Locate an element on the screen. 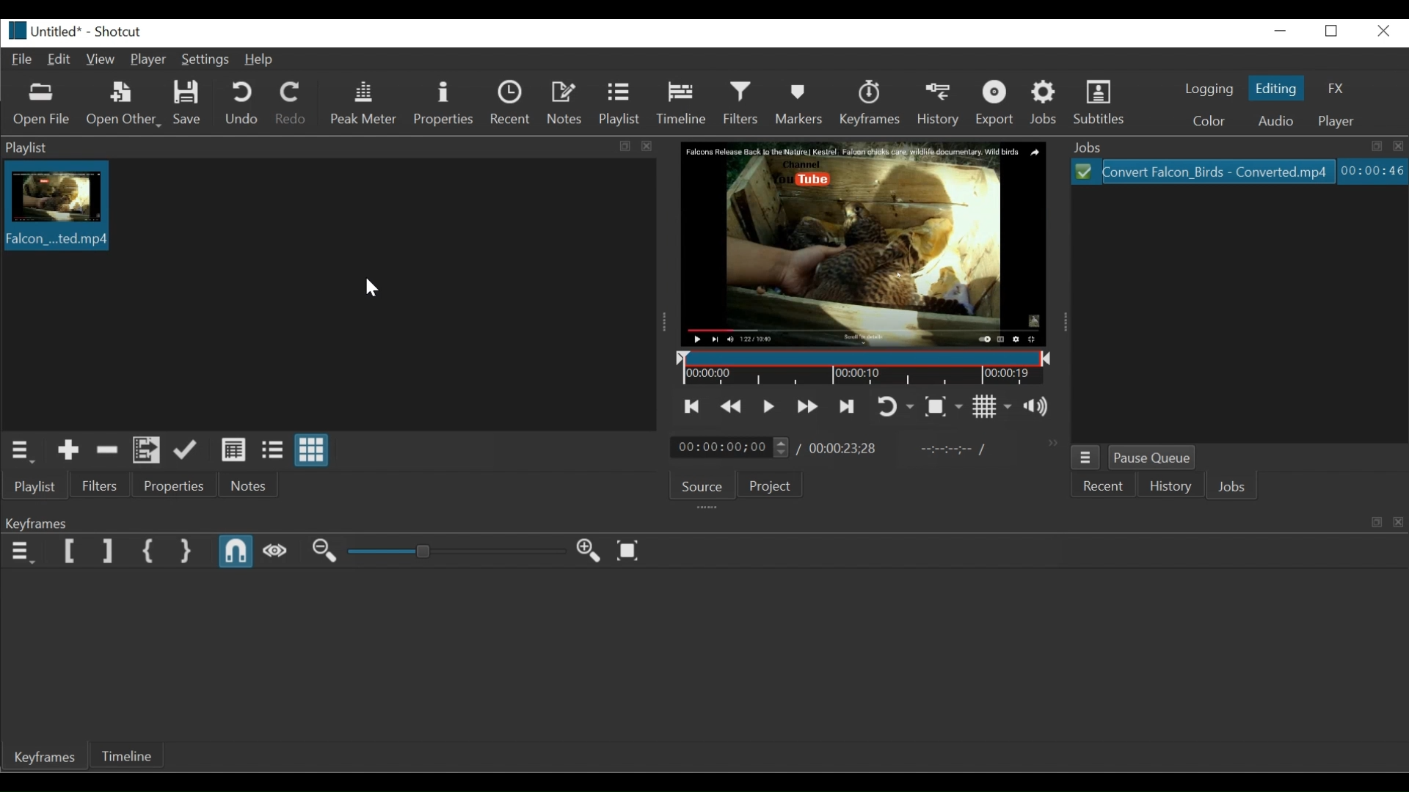 Image resolution: width=1409 pixels, height=792 pixels. Undo is located at coordinates (243, 103).